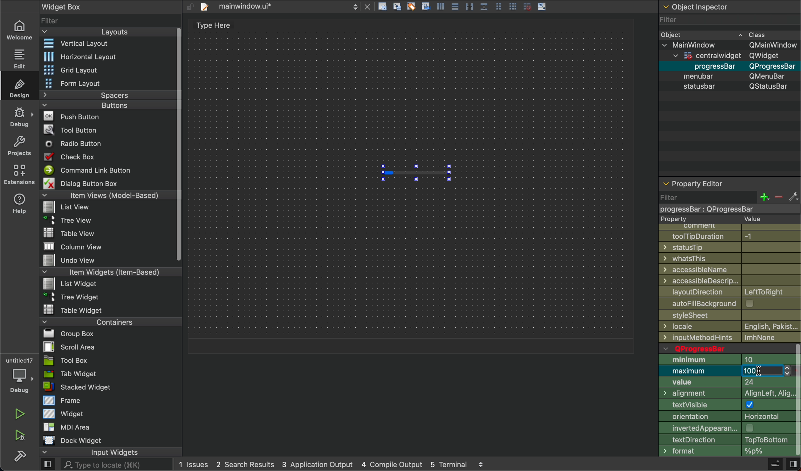  What do you see at coordinates (63, 400) in the screenshot?
I see `Frame` at bounding box center [63, 400].